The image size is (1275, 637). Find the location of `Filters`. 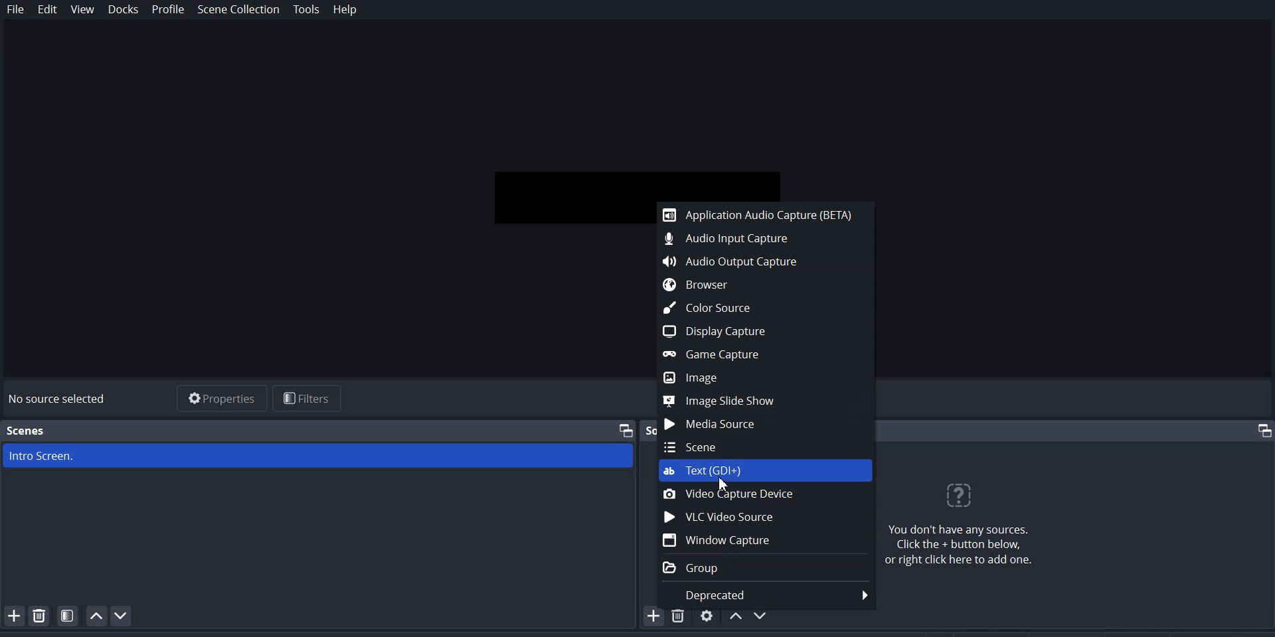

Filters is located at coordinates (308, 398).